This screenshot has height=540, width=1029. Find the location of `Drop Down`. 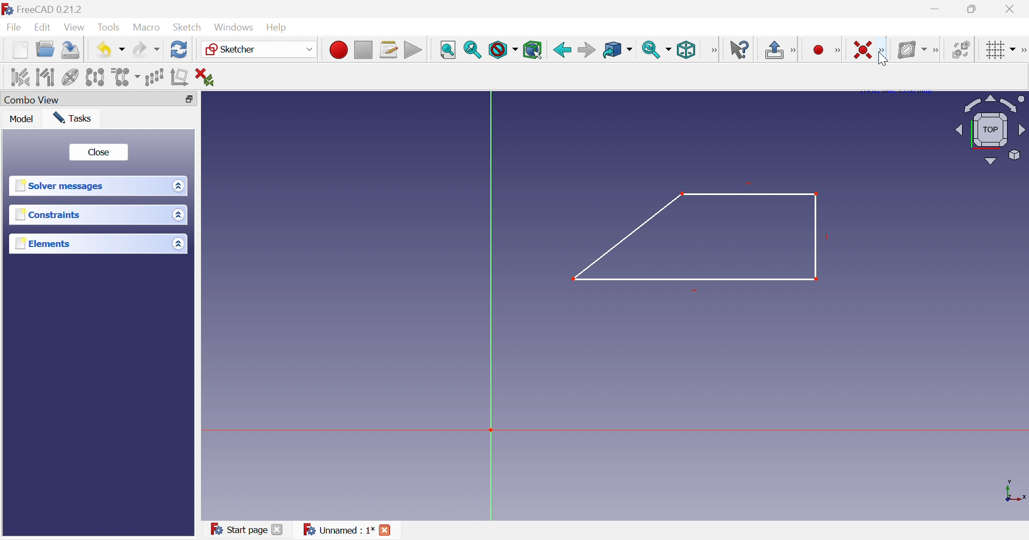

Drop Down is located at coordinates (308, 49).